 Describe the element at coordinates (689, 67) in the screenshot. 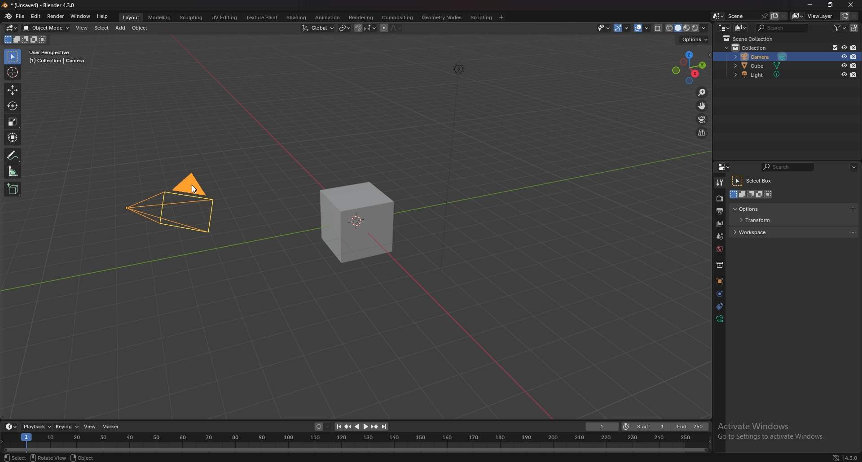

I see `preset viewpoint` at that location.